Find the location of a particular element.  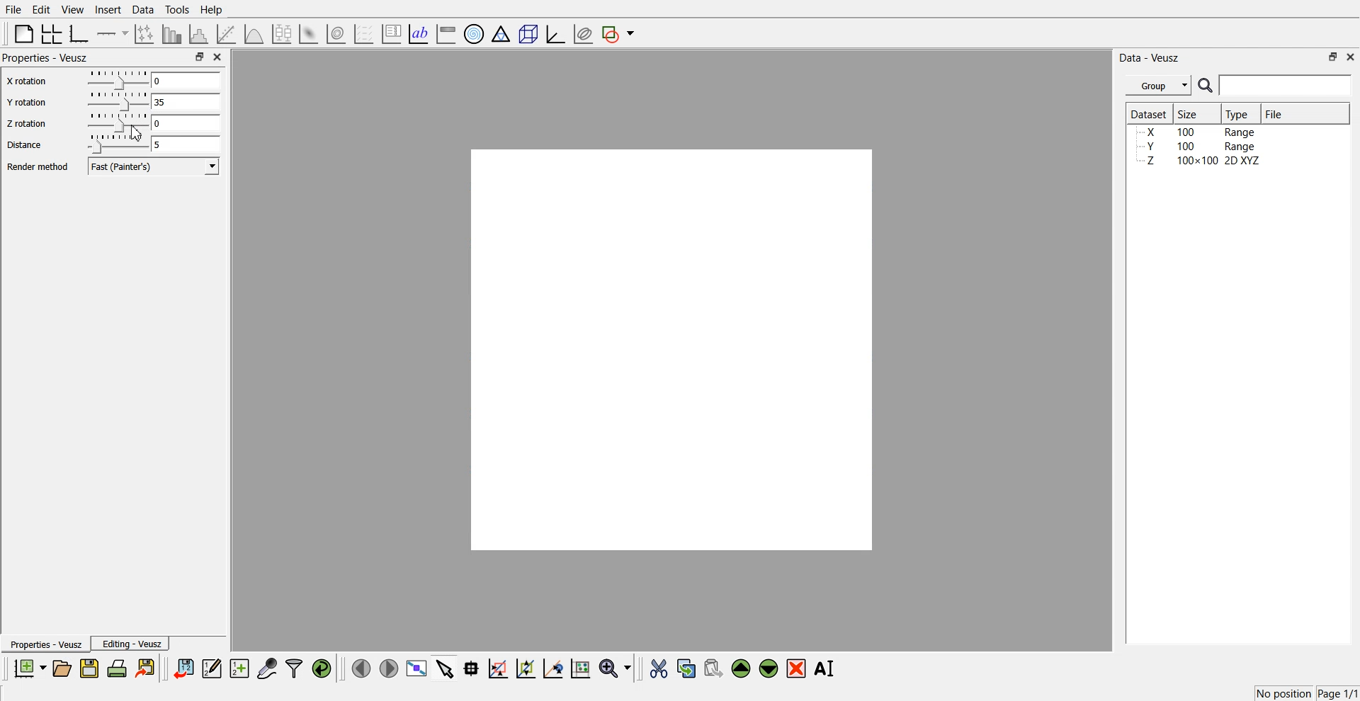

Image color bar is located at coordinates (446, 33).